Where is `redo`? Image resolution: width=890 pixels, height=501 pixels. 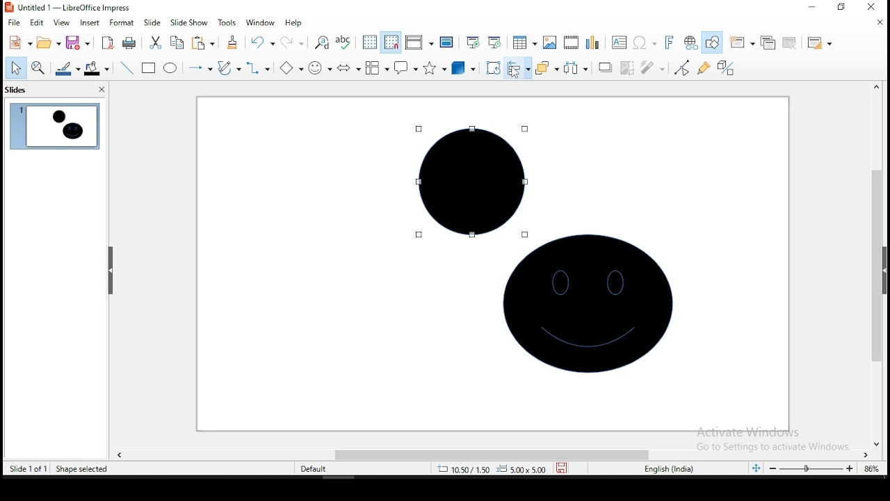 redo is located at coordinates (293, 42).